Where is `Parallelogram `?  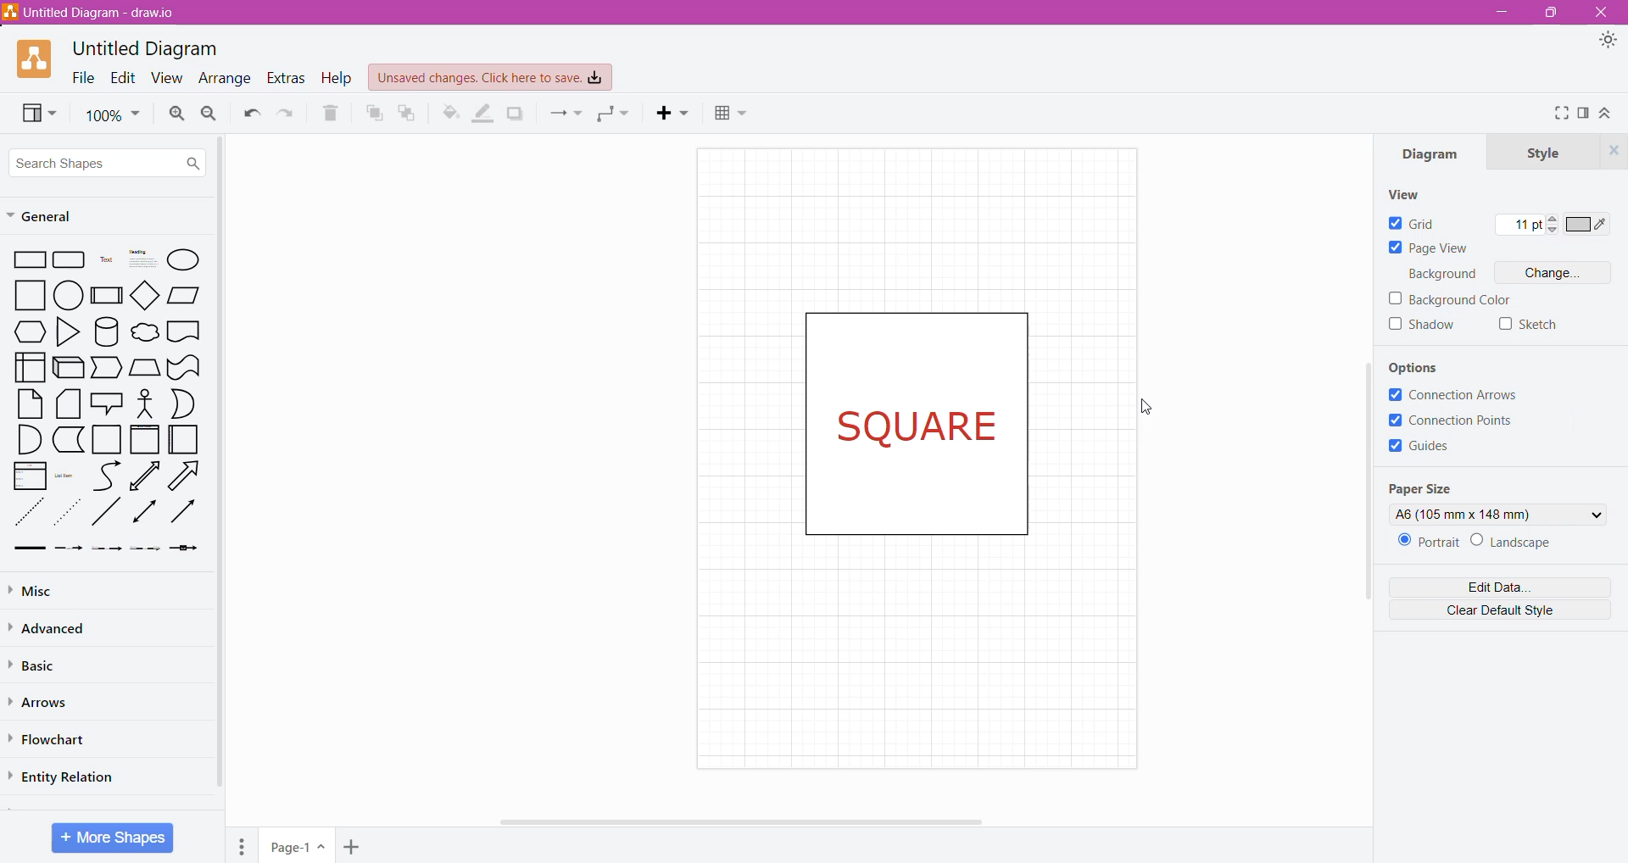
Parallelogram  is located at coordinates (184, 294).